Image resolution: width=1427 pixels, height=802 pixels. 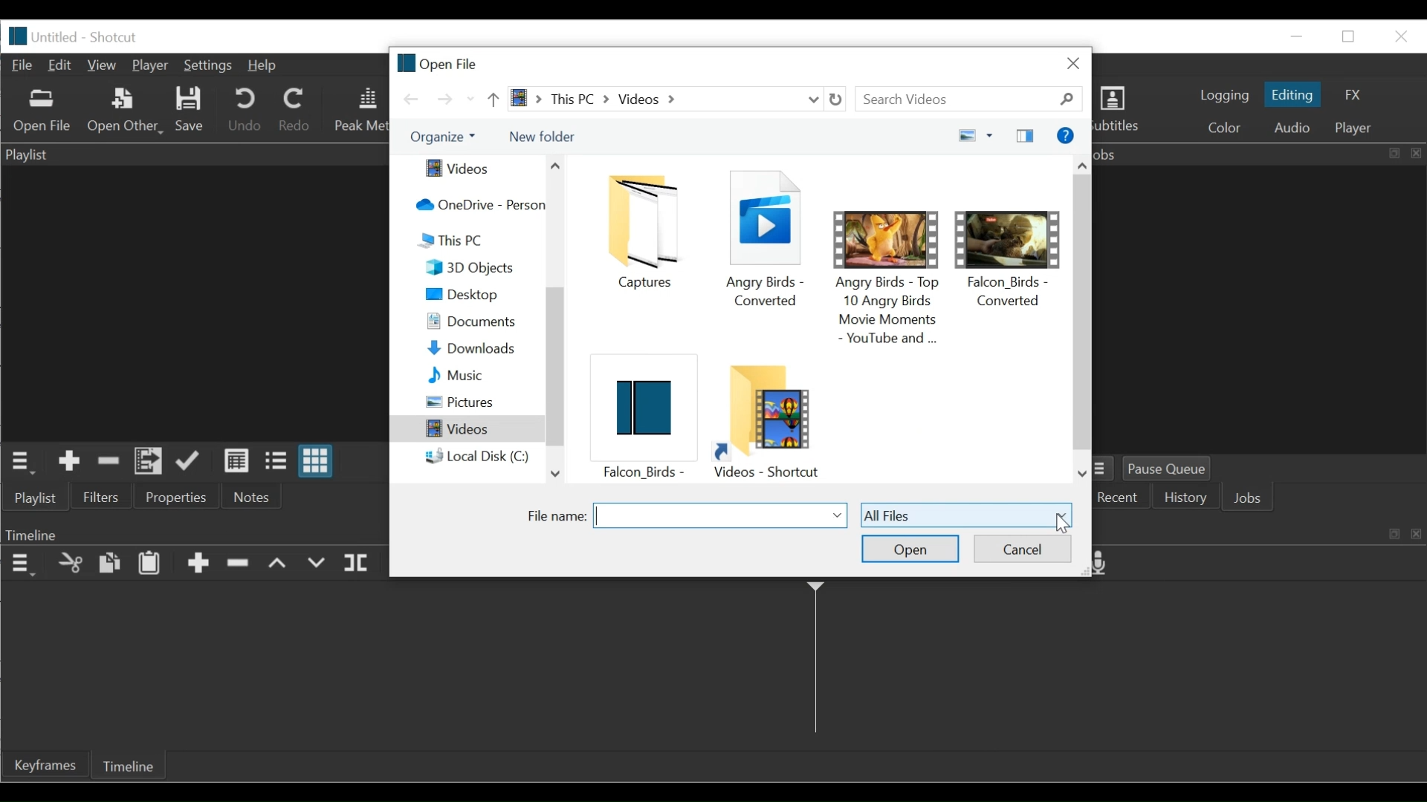 I want to click on lift, so click(x=279, y=564).